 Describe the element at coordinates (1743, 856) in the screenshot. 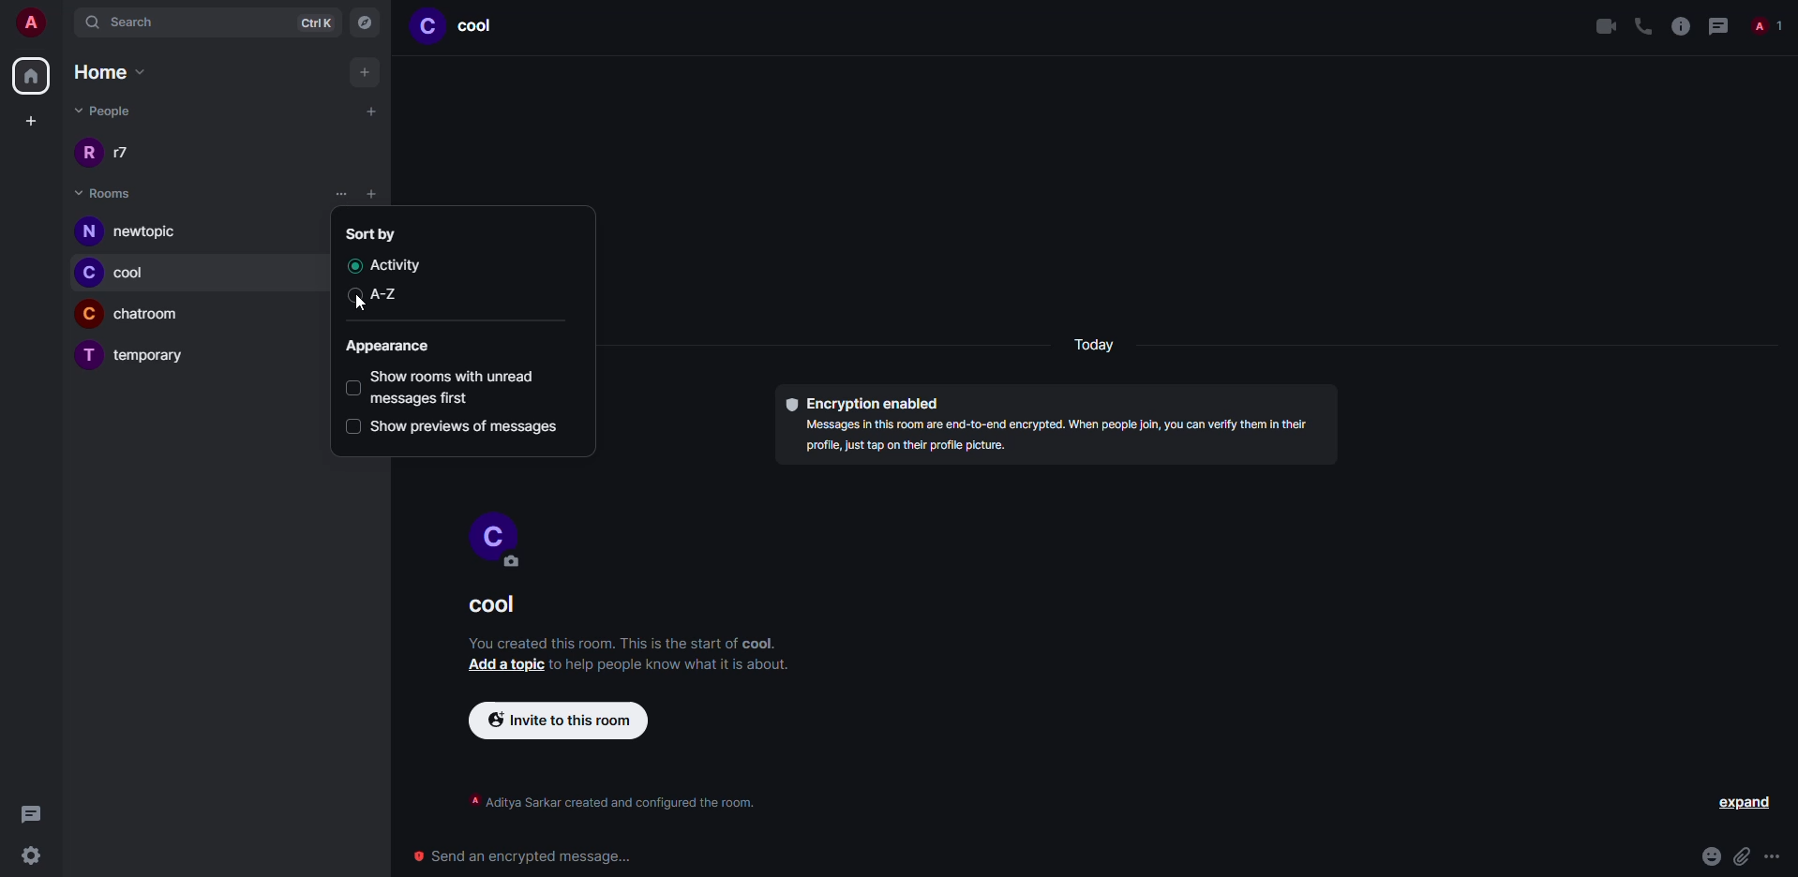

I see `attach` at that location.